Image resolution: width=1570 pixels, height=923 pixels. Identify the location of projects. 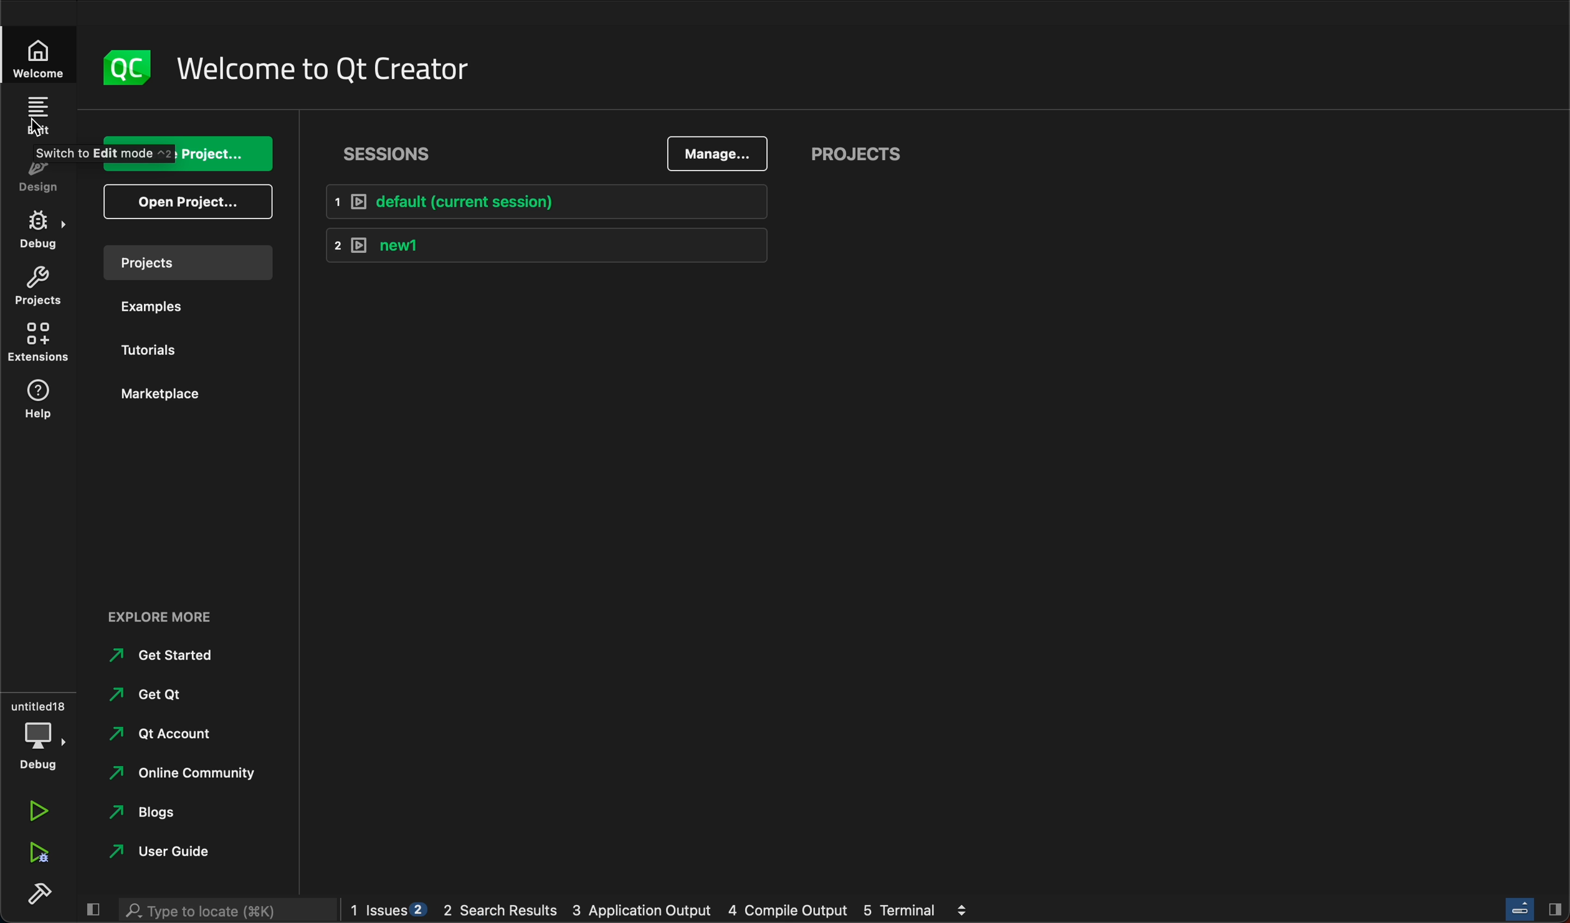
(864, 149).